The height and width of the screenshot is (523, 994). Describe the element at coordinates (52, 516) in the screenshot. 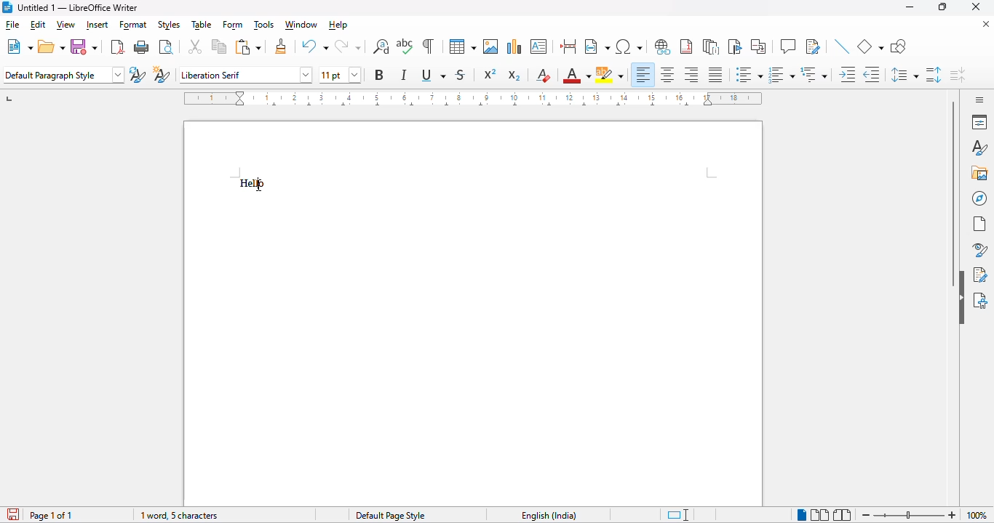

I see `page 1 of 1` at that location.